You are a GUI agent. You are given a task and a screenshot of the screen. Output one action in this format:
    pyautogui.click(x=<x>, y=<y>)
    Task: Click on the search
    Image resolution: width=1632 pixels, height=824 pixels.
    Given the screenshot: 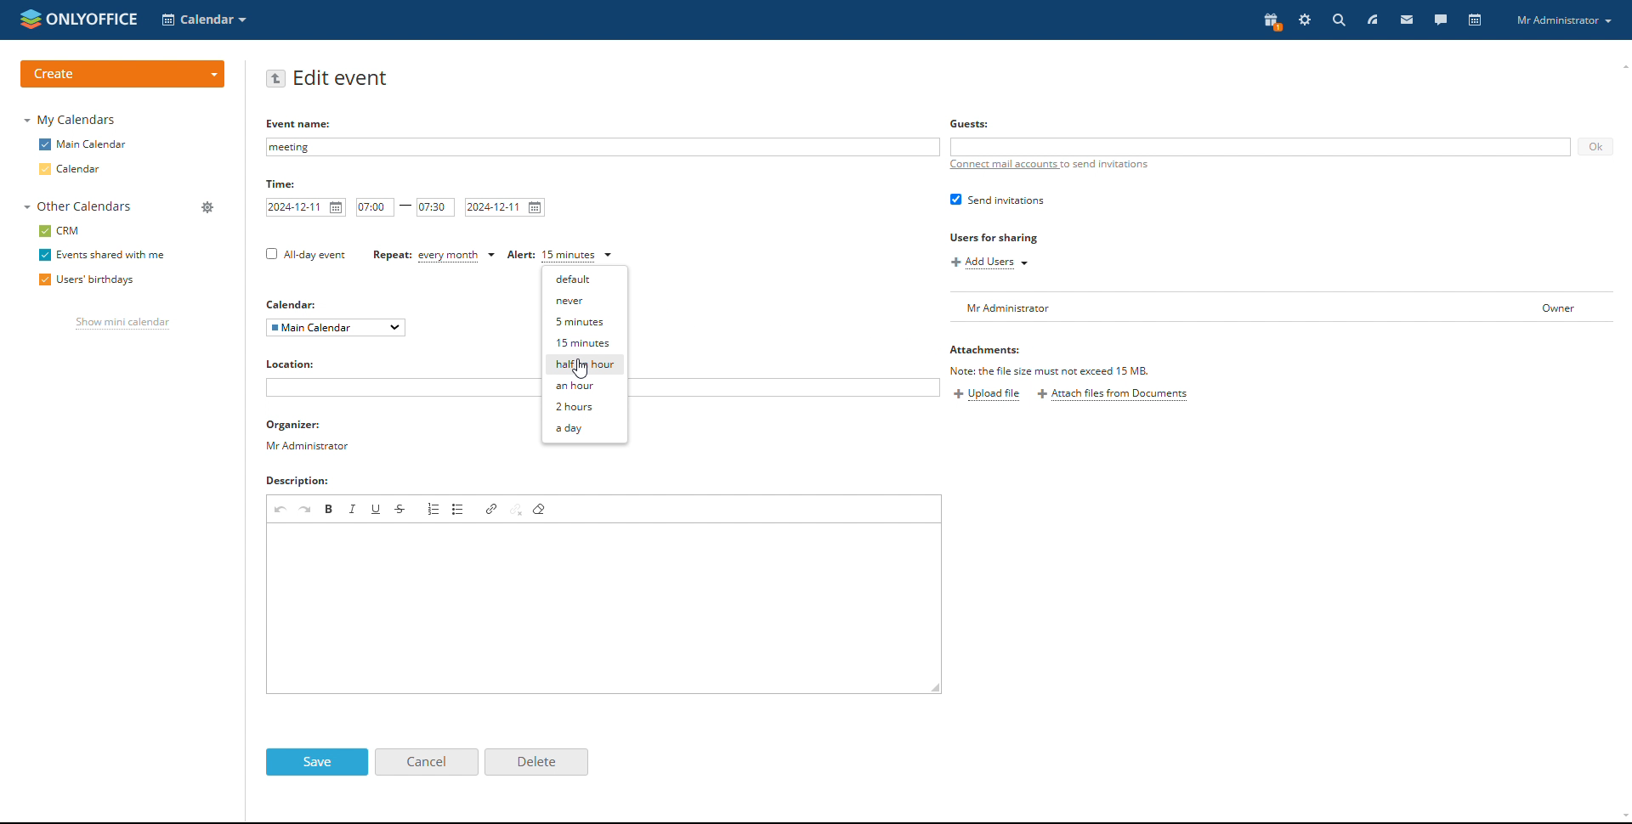 What is the action you would take?
    pyautogui.click(x=1338, y=20)
    